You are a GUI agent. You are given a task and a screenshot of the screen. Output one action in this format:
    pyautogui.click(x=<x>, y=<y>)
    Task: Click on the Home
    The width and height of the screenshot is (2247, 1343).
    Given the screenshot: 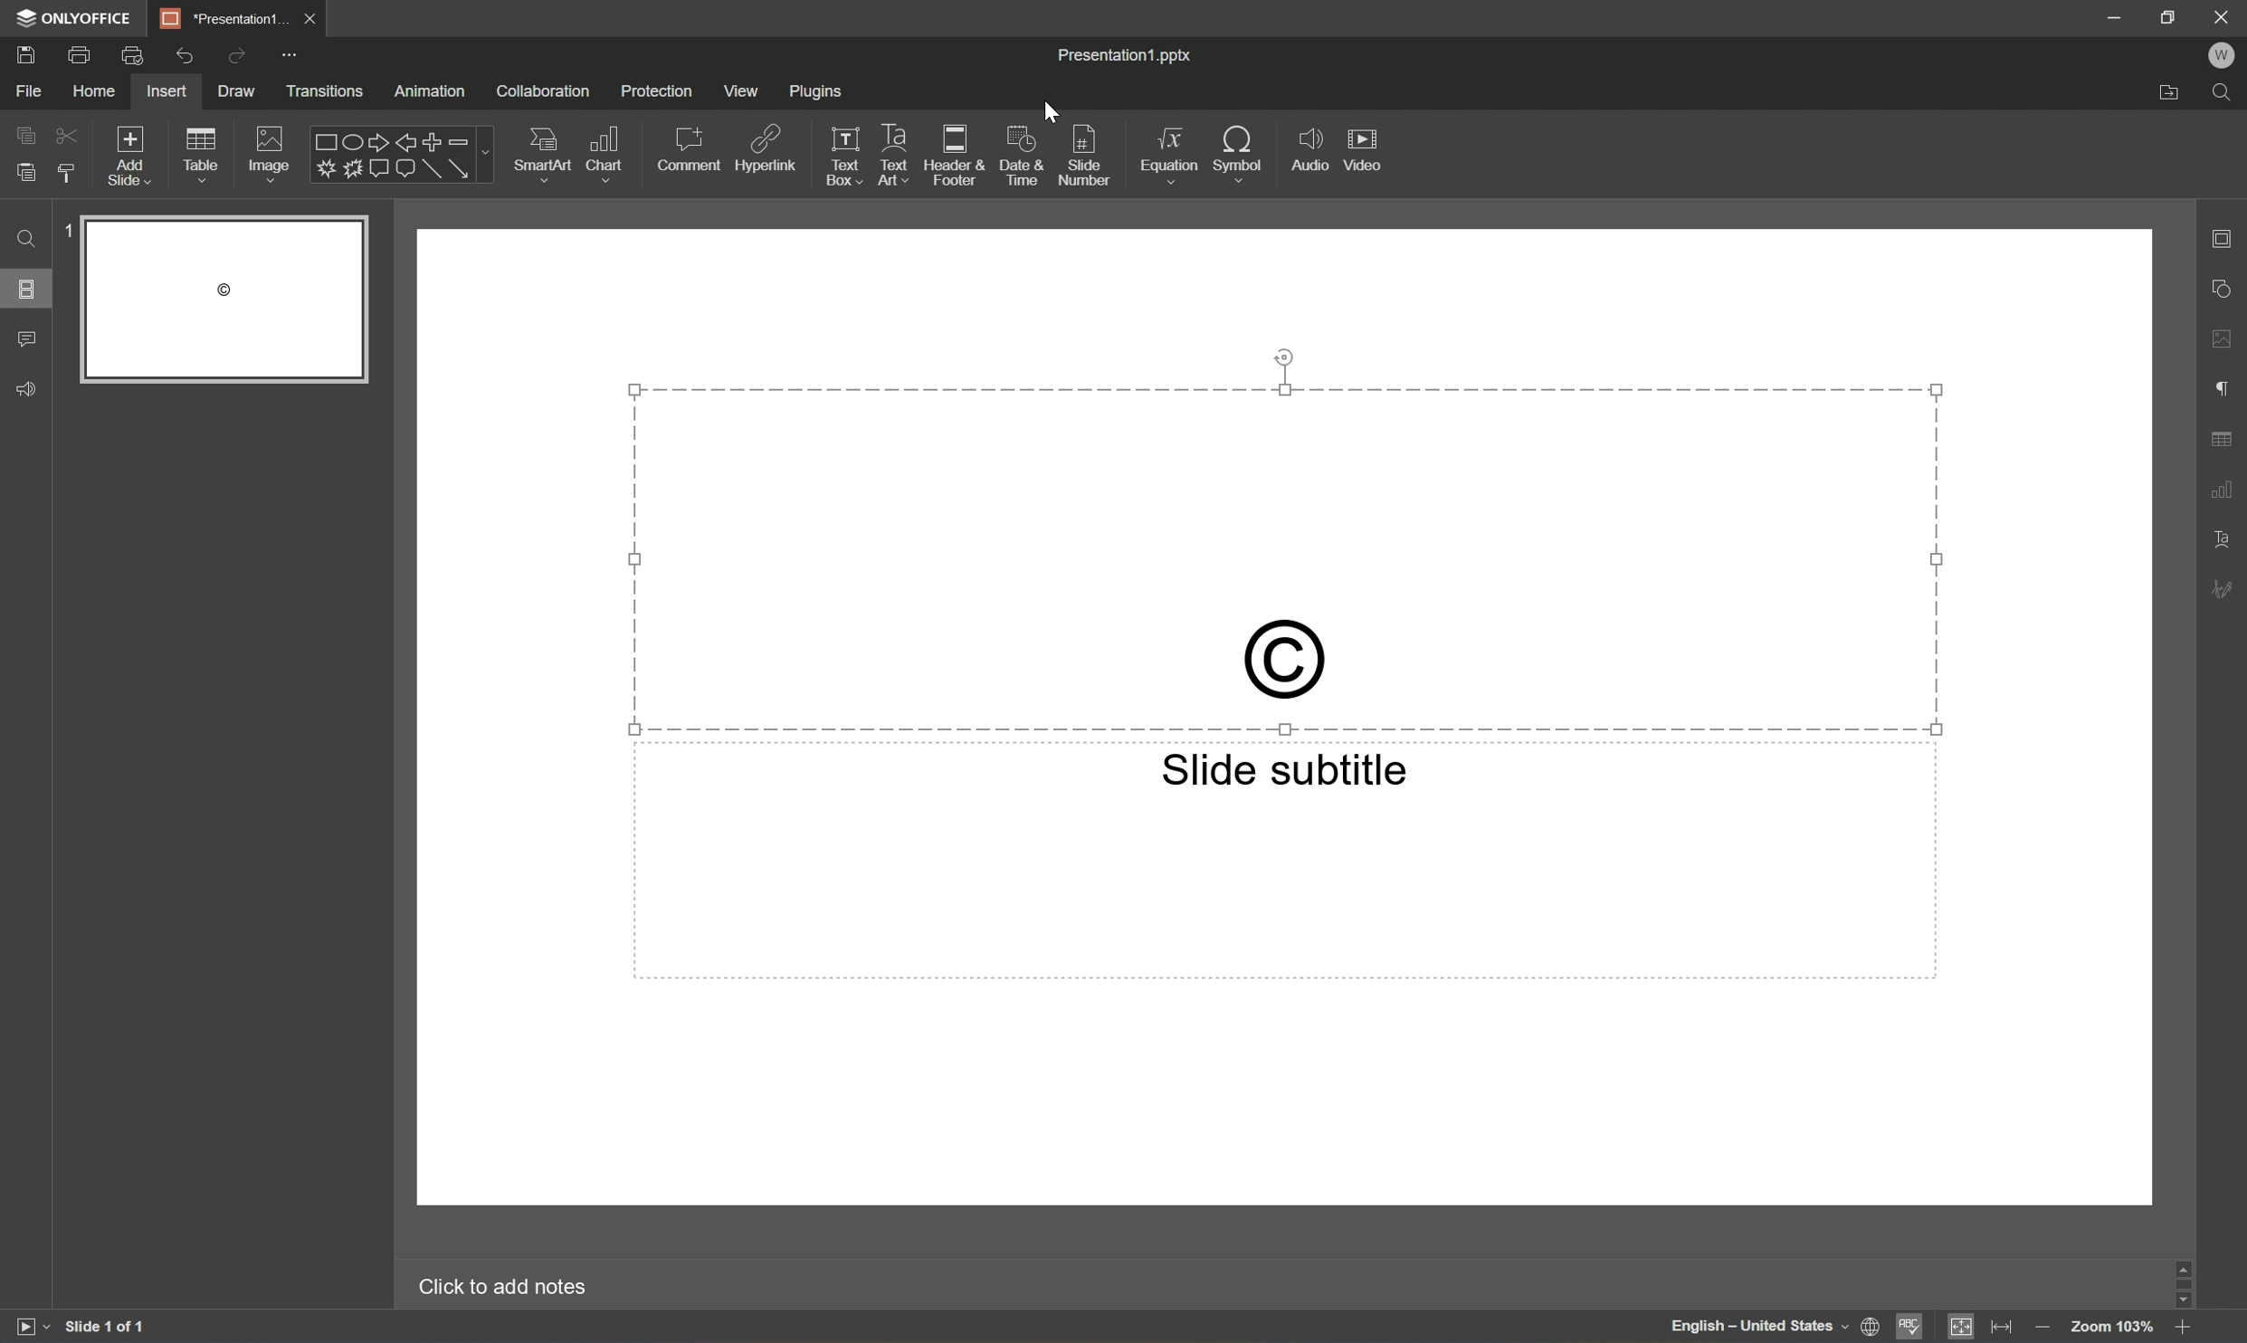 What is the action you would take?
    pyautogui.click(x=94, y=90)
    